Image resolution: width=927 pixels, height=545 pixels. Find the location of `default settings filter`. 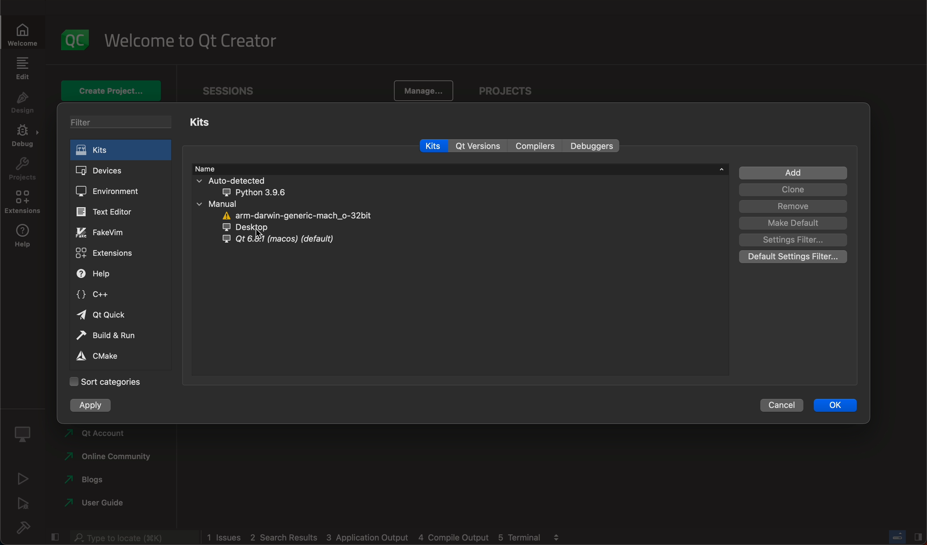

default settings filter is located at coordinates (792, 256).